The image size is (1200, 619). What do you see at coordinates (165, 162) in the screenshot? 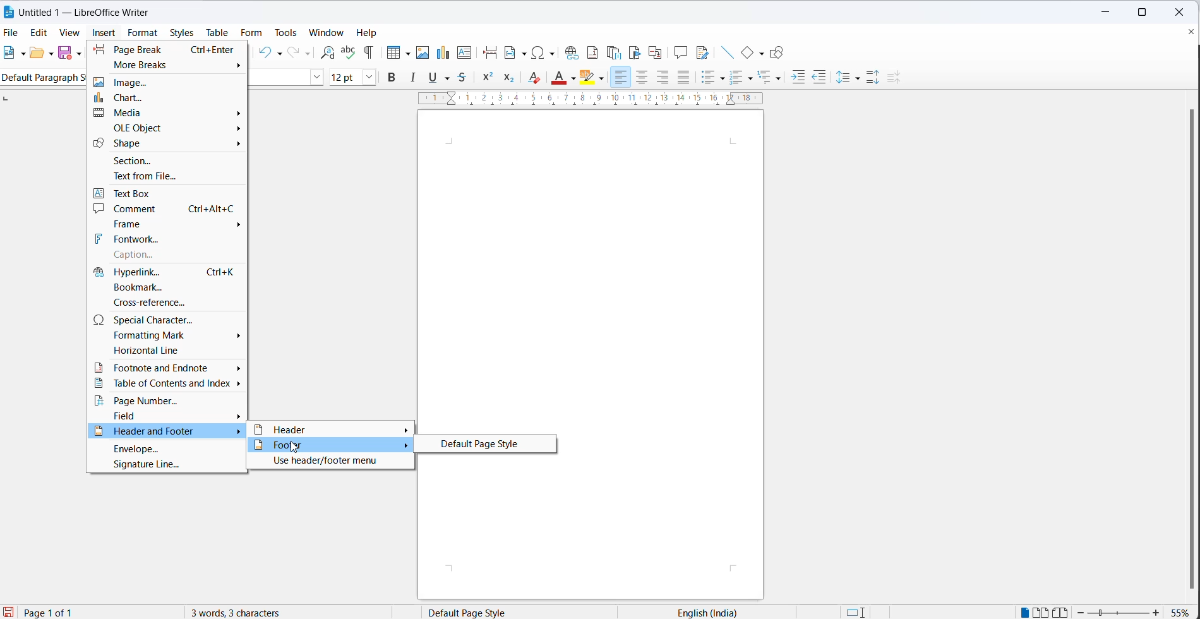
I see `section` at bounding box center [165, 162].